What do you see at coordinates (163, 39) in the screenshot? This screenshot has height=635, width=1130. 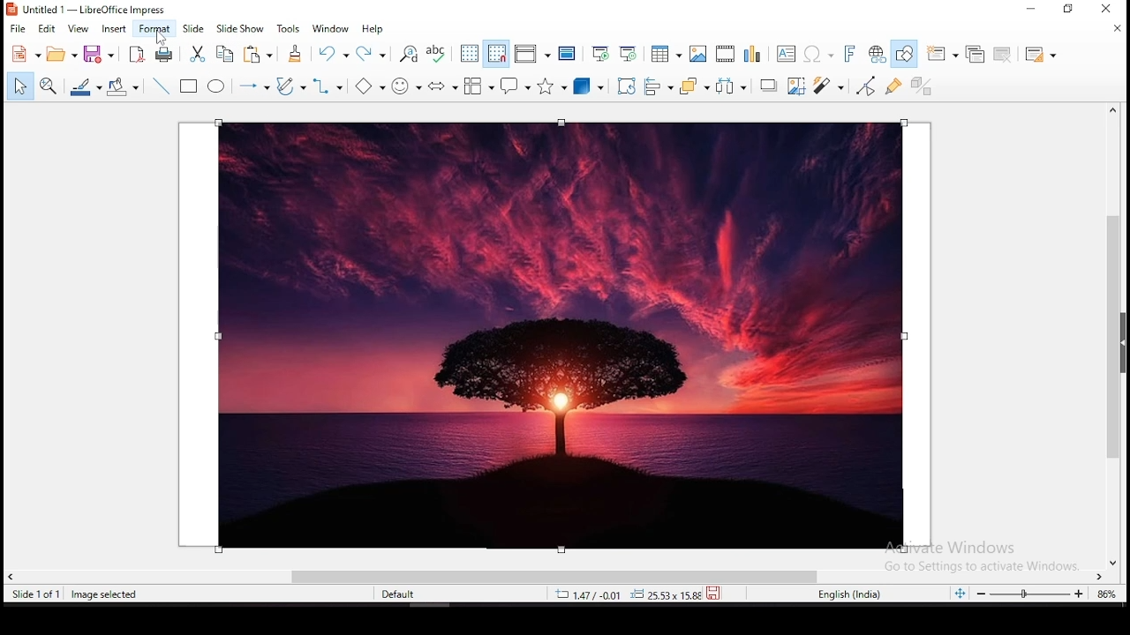 I see `mouse pointer` at bounding box center [163, 39].